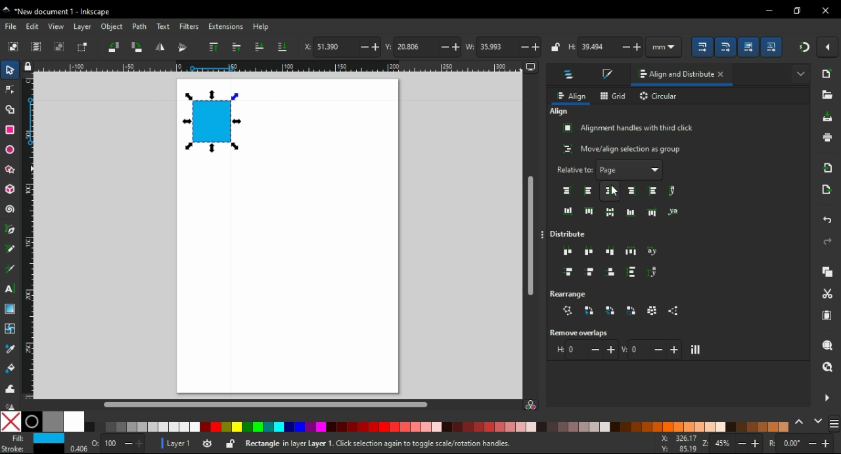 The image size is (841, 454). I want to click on paste, so click(829, 316).